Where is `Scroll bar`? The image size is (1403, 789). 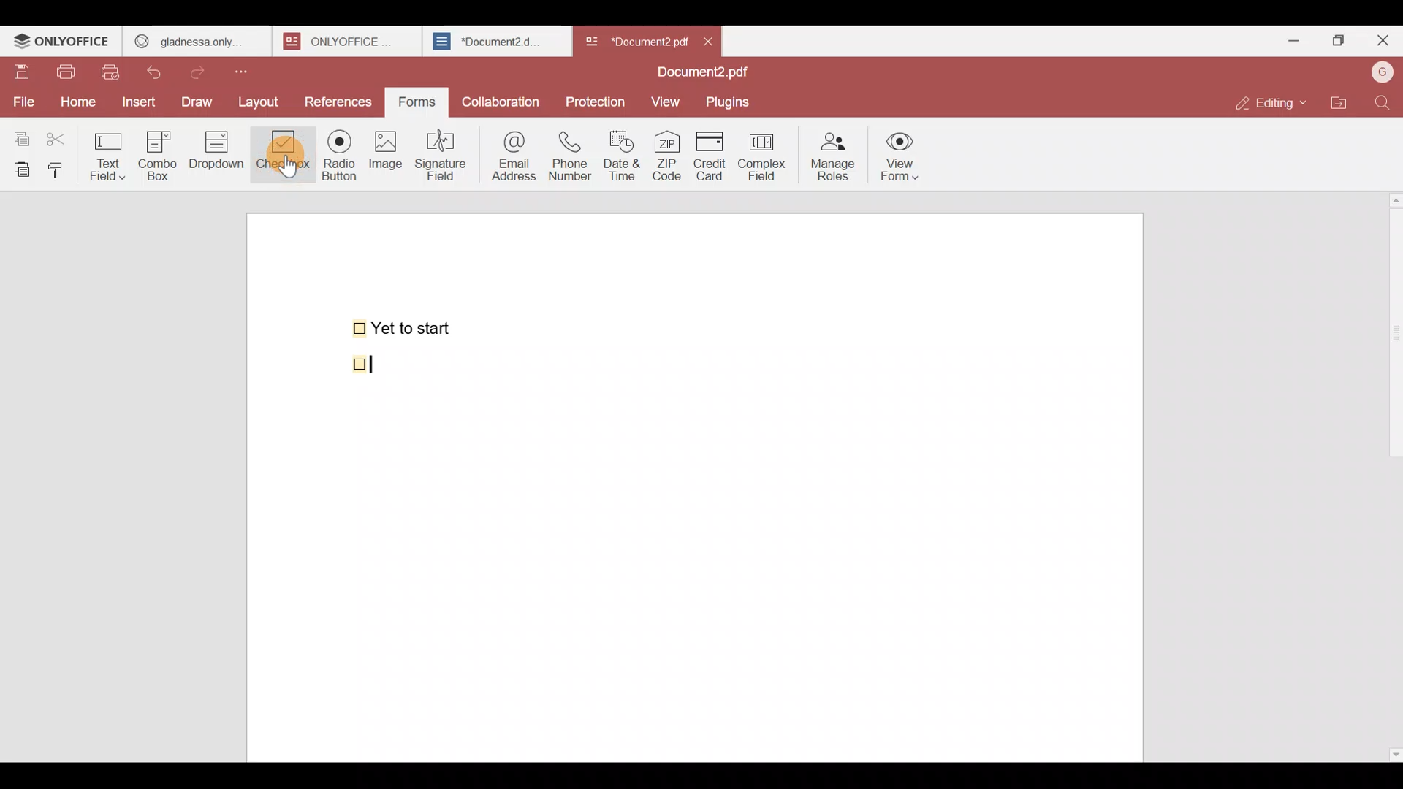
Scroll bar is located at coordinates (1391, 473).